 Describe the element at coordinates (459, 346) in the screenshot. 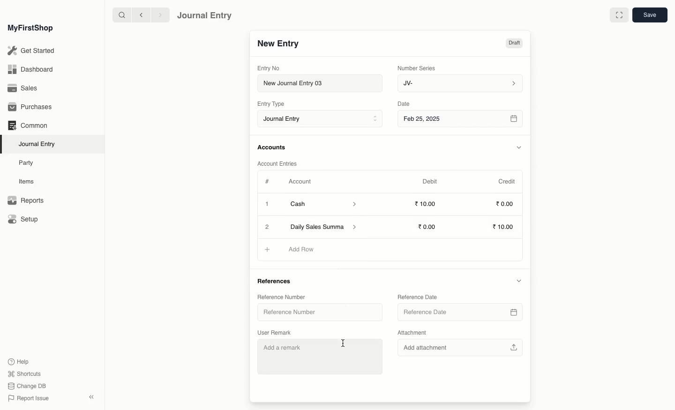

I see `Add attachment` at that location.